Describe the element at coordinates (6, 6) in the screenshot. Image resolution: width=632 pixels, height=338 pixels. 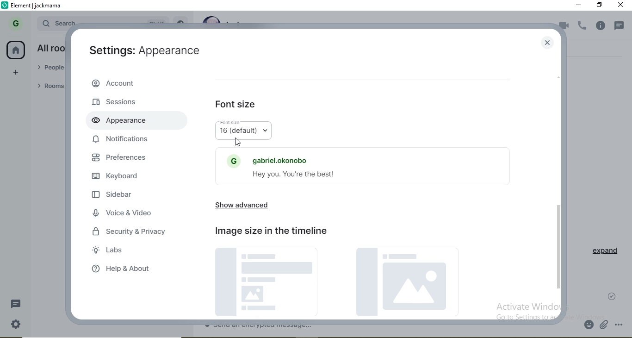
I see `logo` at that location.